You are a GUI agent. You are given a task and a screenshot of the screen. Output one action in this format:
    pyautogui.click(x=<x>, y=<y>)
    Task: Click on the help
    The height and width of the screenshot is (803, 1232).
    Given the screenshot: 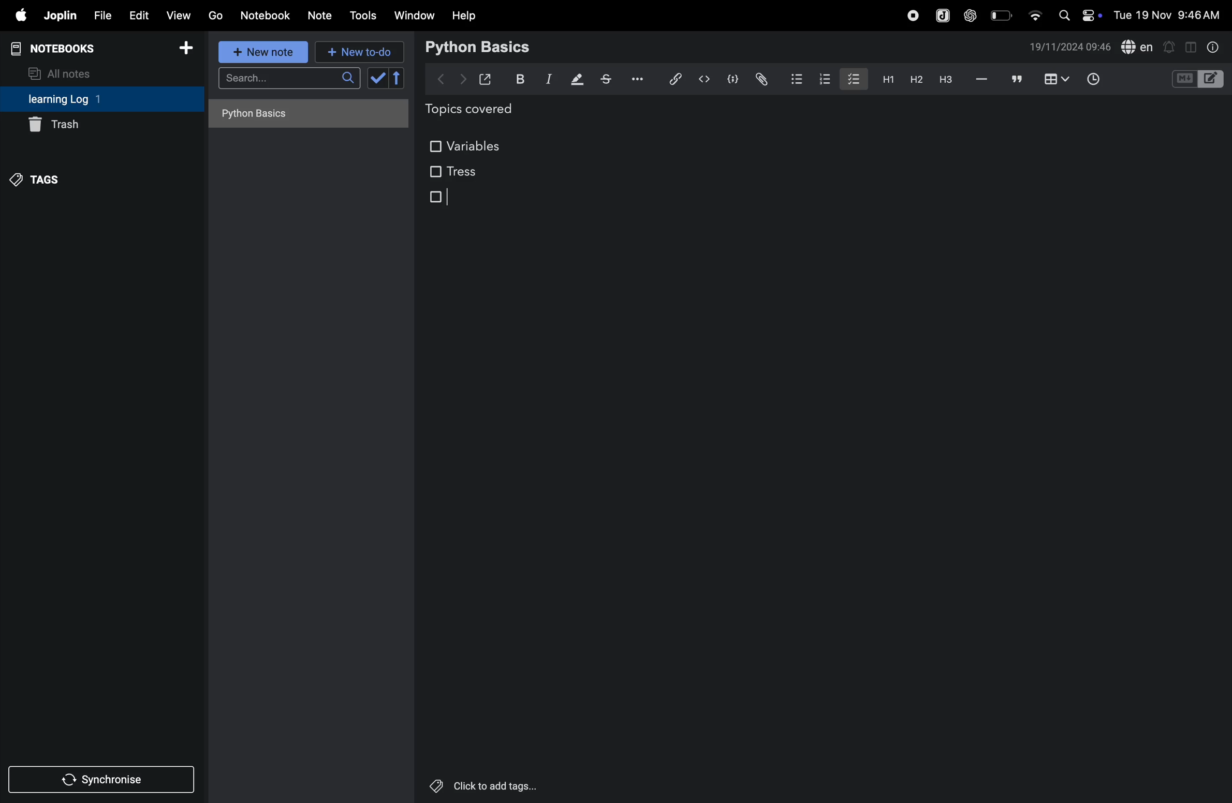 What is the action you would take?
    pyautogui.click(x=464, y=15)
    